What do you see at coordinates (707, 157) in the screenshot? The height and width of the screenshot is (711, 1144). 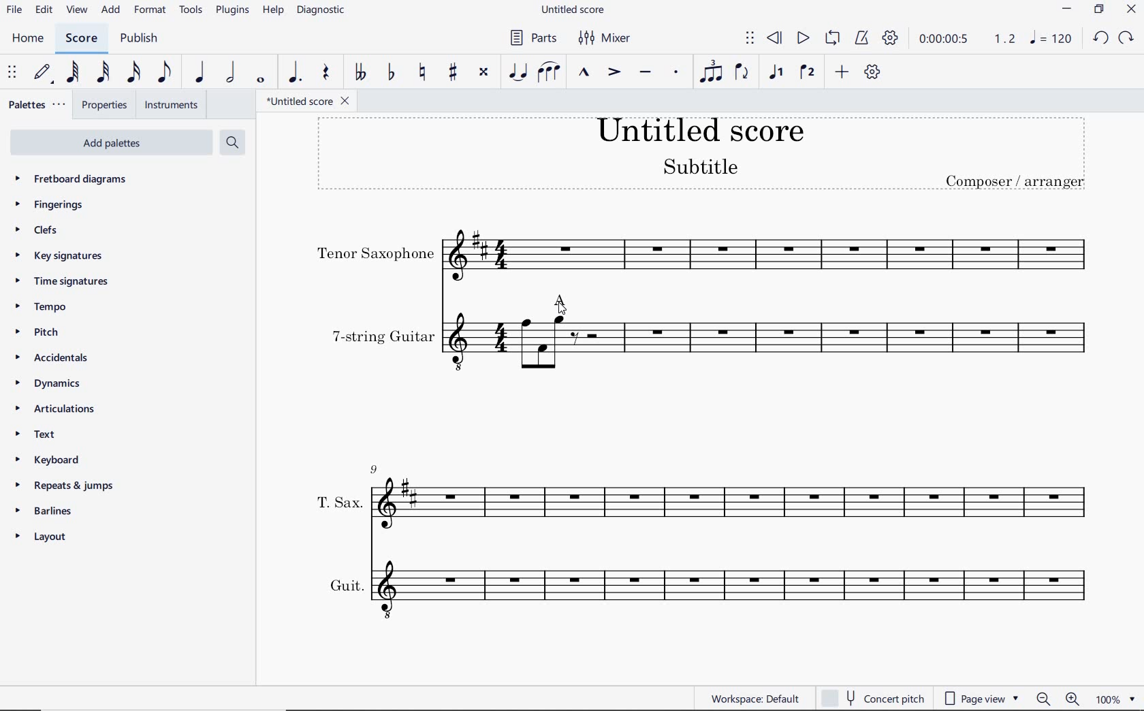 I see `TITLE` at bounding box center [707, 157].